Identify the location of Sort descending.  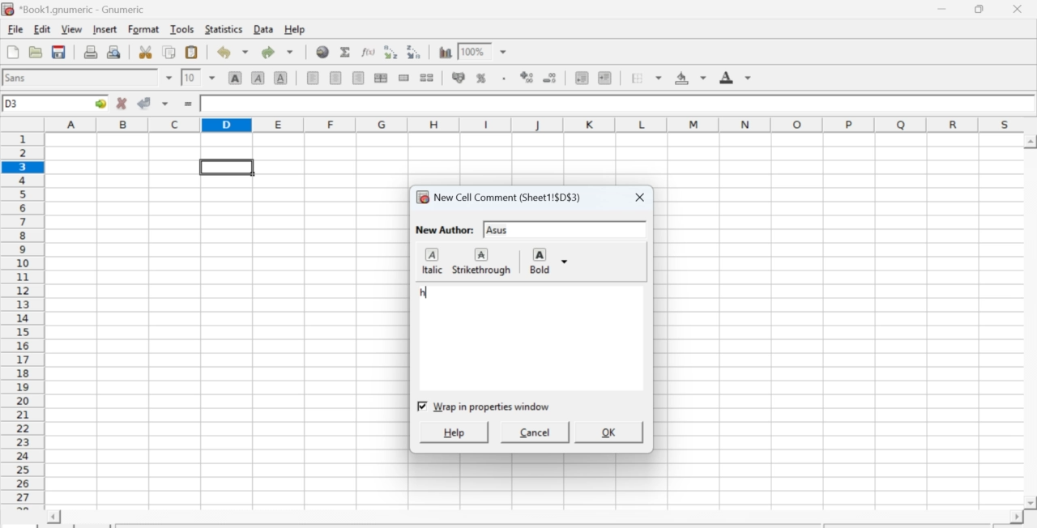
(415, 53).